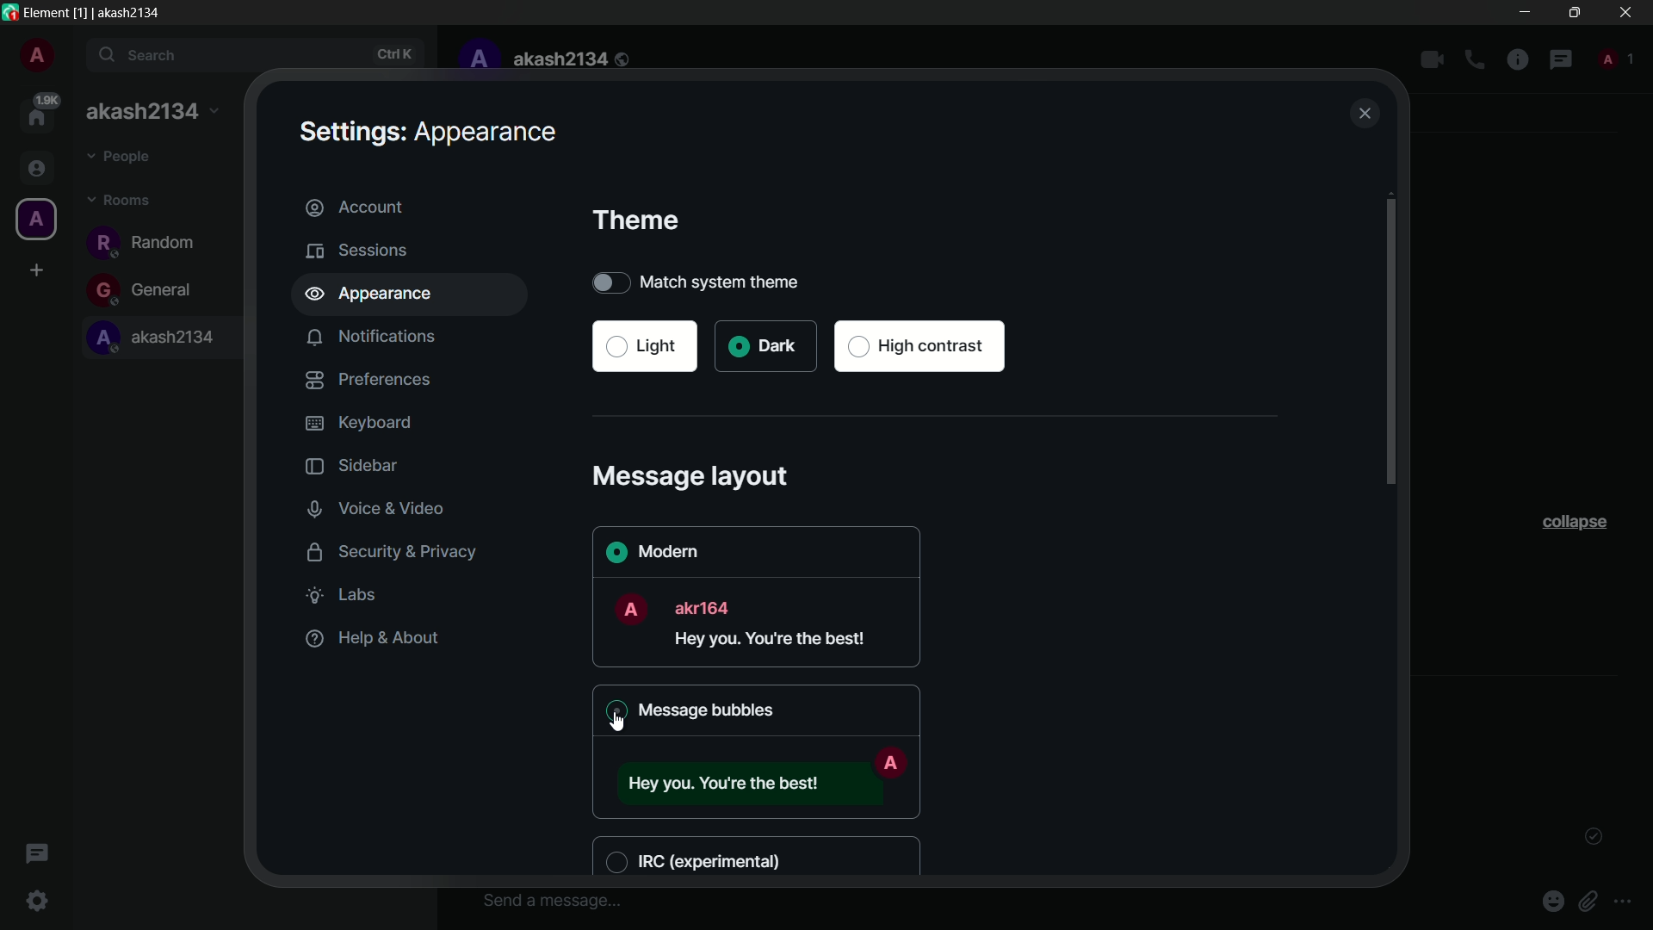  Describe the element at coordinates (1556, 900) in the screenshot. I see `emoji` at that location.